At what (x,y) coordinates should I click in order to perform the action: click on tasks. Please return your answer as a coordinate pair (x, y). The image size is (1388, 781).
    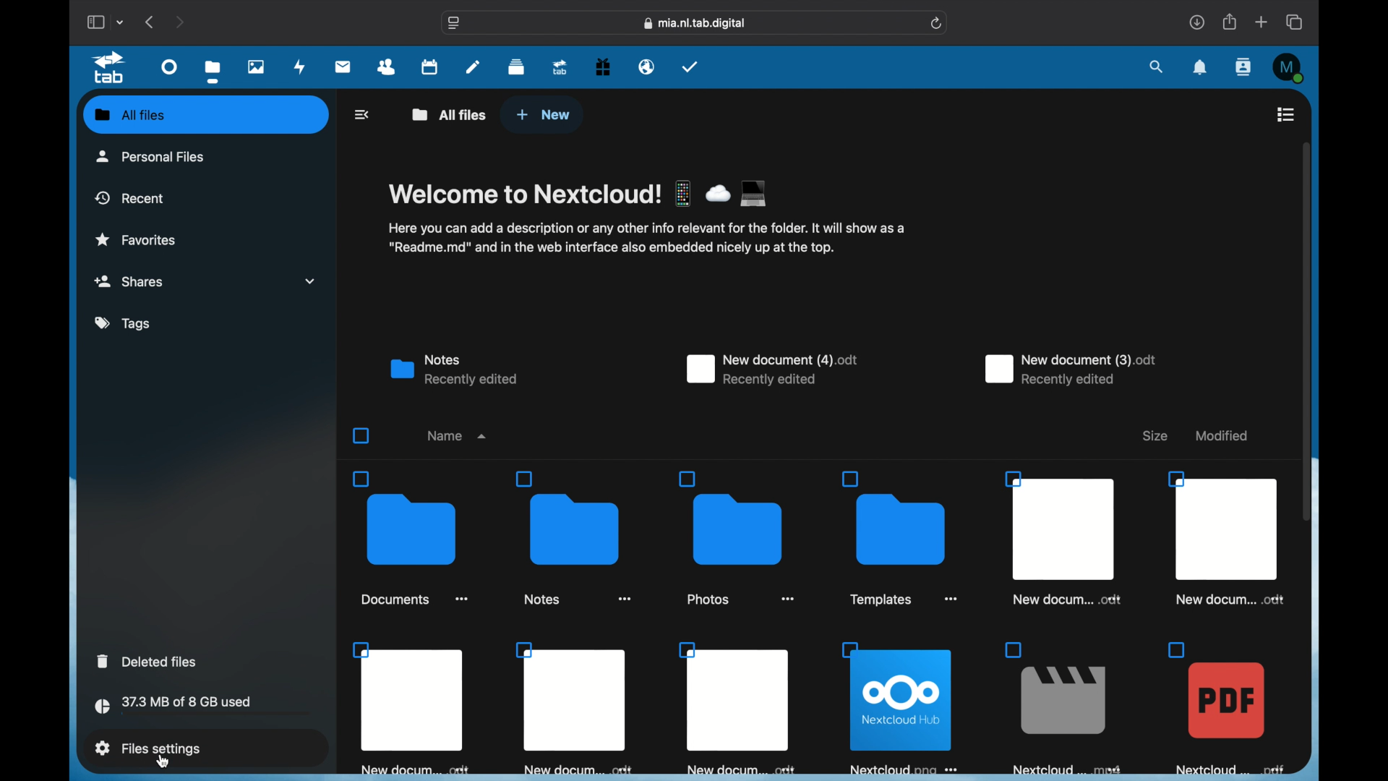
    Looking at the image, I should click on (691, 68).